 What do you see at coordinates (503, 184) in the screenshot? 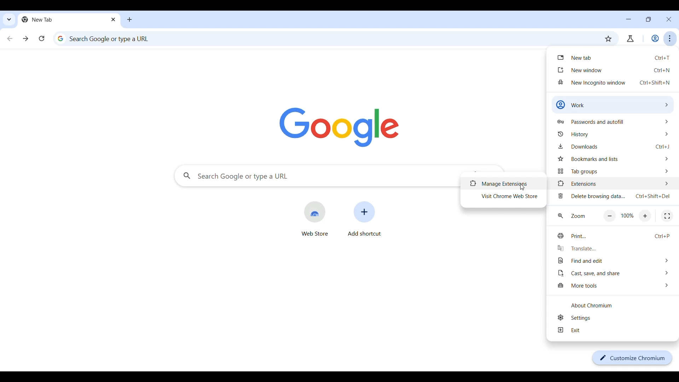
I see `Manage extensions` at bounding box center [503, 184].